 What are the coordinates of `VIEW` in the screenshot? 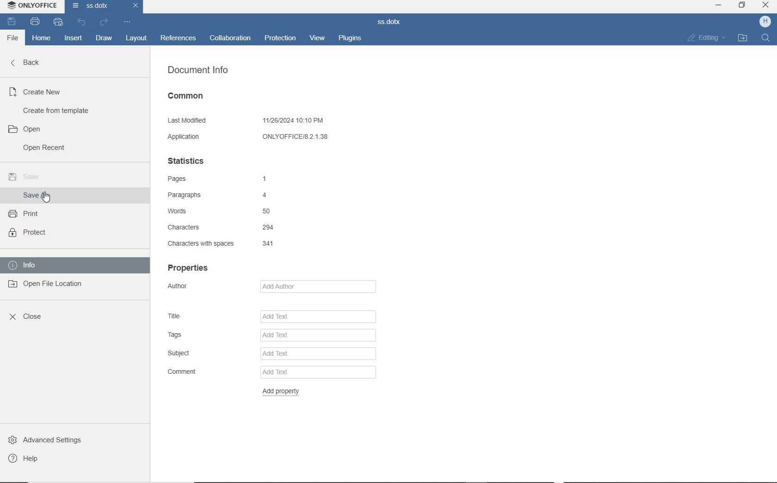 It's located at (318, 37).